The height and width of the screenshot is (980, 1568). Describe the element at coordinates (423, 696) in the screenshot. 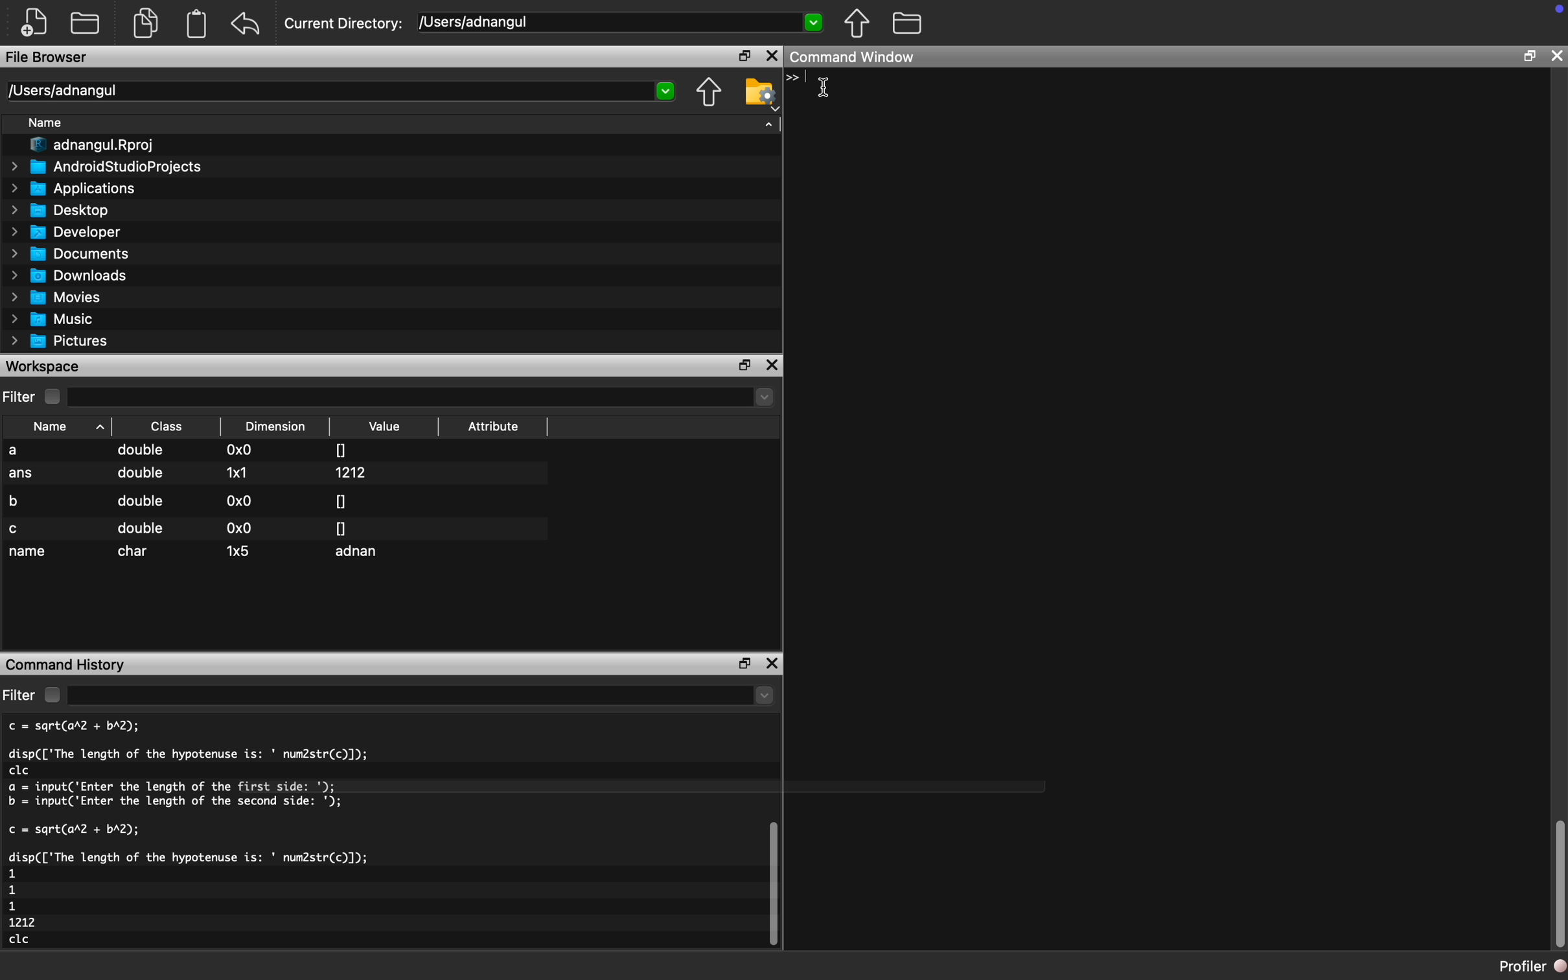

I see `dropdown` at that location.